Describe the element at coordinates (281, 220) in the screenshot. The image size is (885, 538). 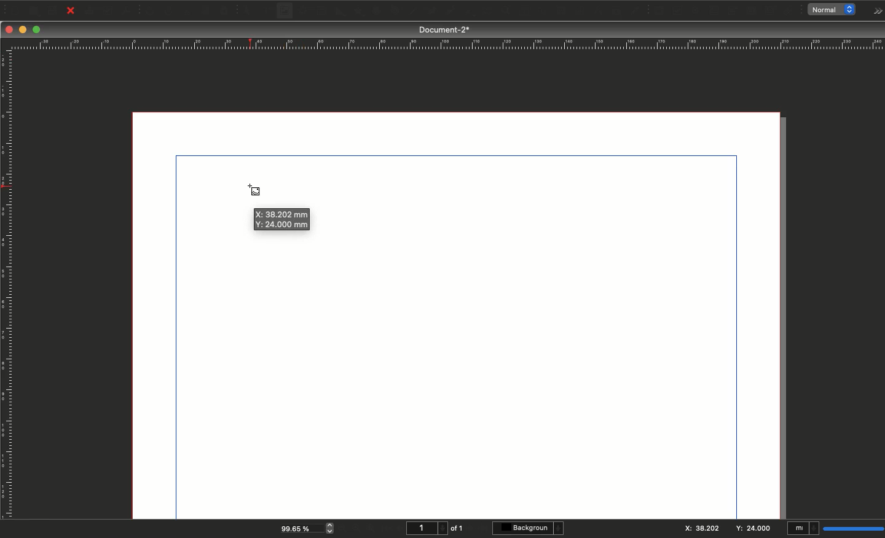
I see `X: 38.202 mm Y: 24.000 mm` at that location.